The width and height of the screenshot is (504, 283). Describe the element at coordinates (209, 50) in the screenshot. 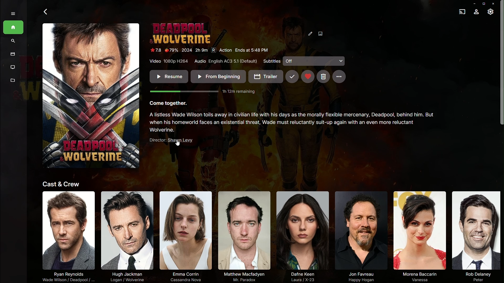

I see `Movie Details` at that location.